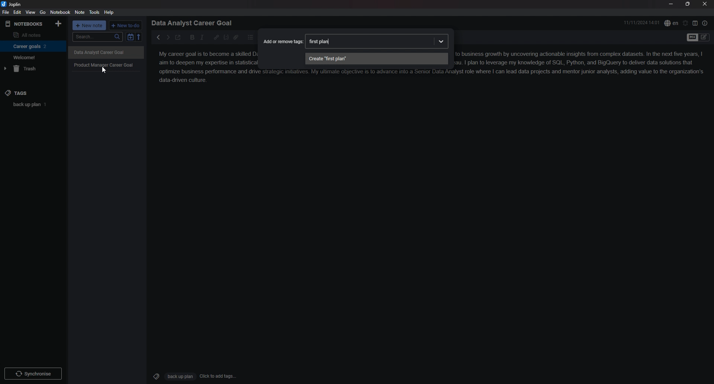 The image size is (714, 384). I want to click on Toggle Editor, so click(704, 38).